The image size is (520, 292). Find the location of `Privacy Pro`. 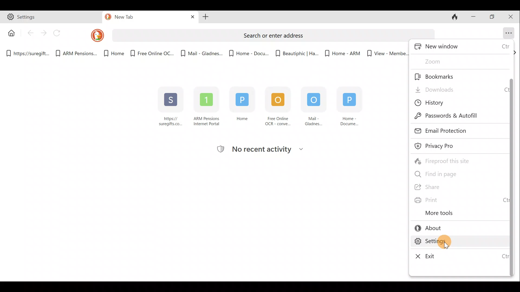

Privacy Pro is located at coordinates (441, 146).